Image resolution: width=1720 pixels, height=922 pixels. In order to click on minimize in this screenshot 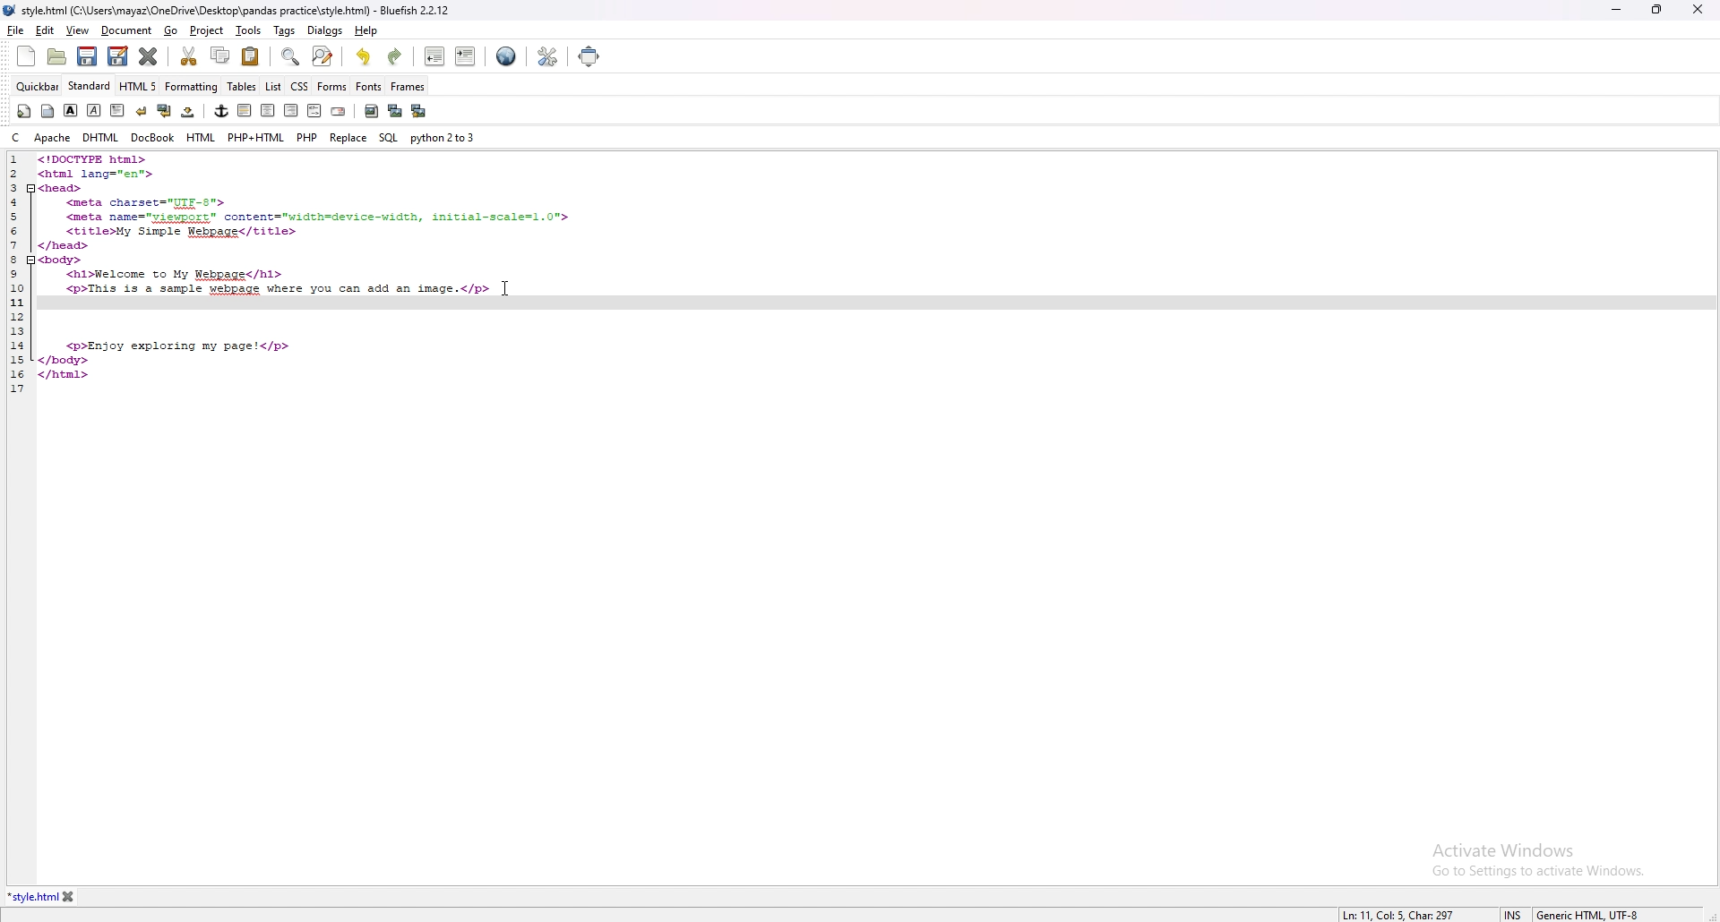, I will do `click(1617, 10)`.